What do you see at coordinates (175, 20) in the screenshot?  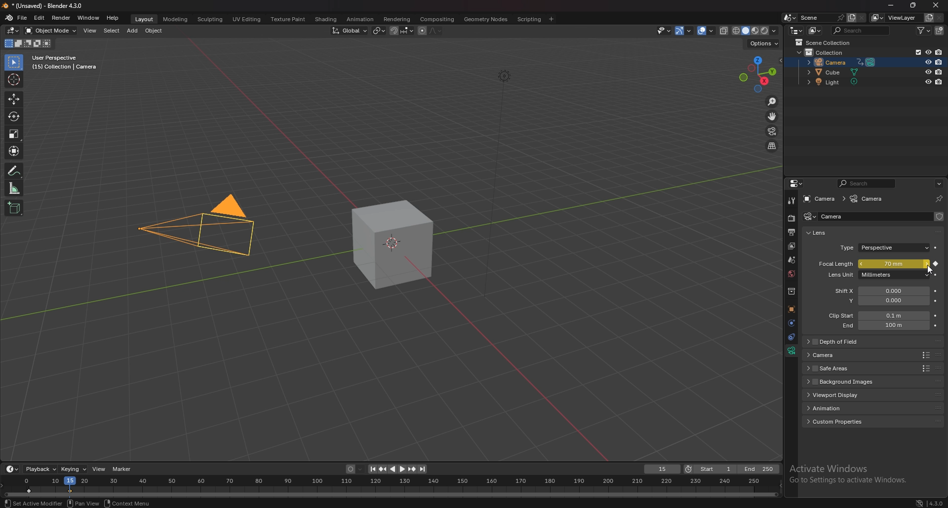 I see `modeling` at bounding box center [175, 20].